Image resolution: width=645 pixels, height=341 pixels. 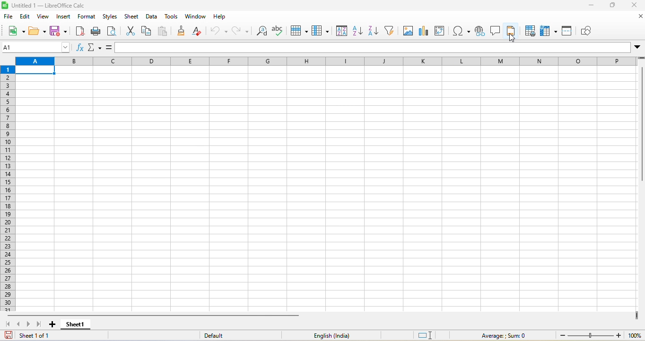 What do you see at coordinates (376, 48) in the screenshot?
I see `formula bar` at bounding box center [376, 48].